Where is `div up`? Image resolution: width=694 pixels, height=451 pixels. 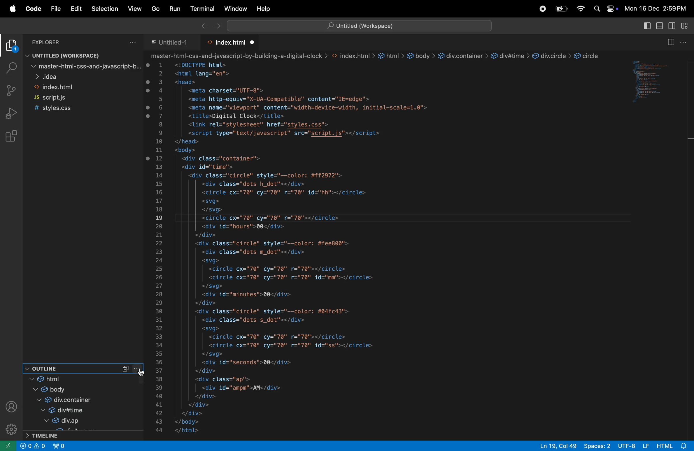 div up is located at coordinates (75, 422).